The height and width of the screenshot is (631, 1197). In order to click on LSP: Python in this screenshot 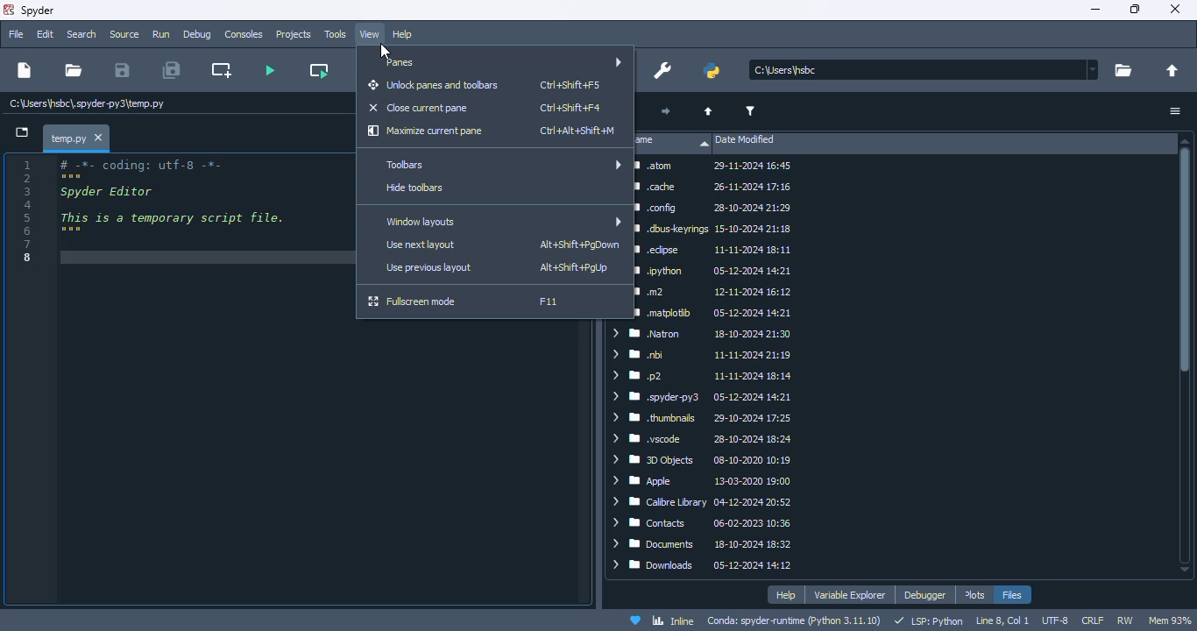, I will do `click(929, 622)`.